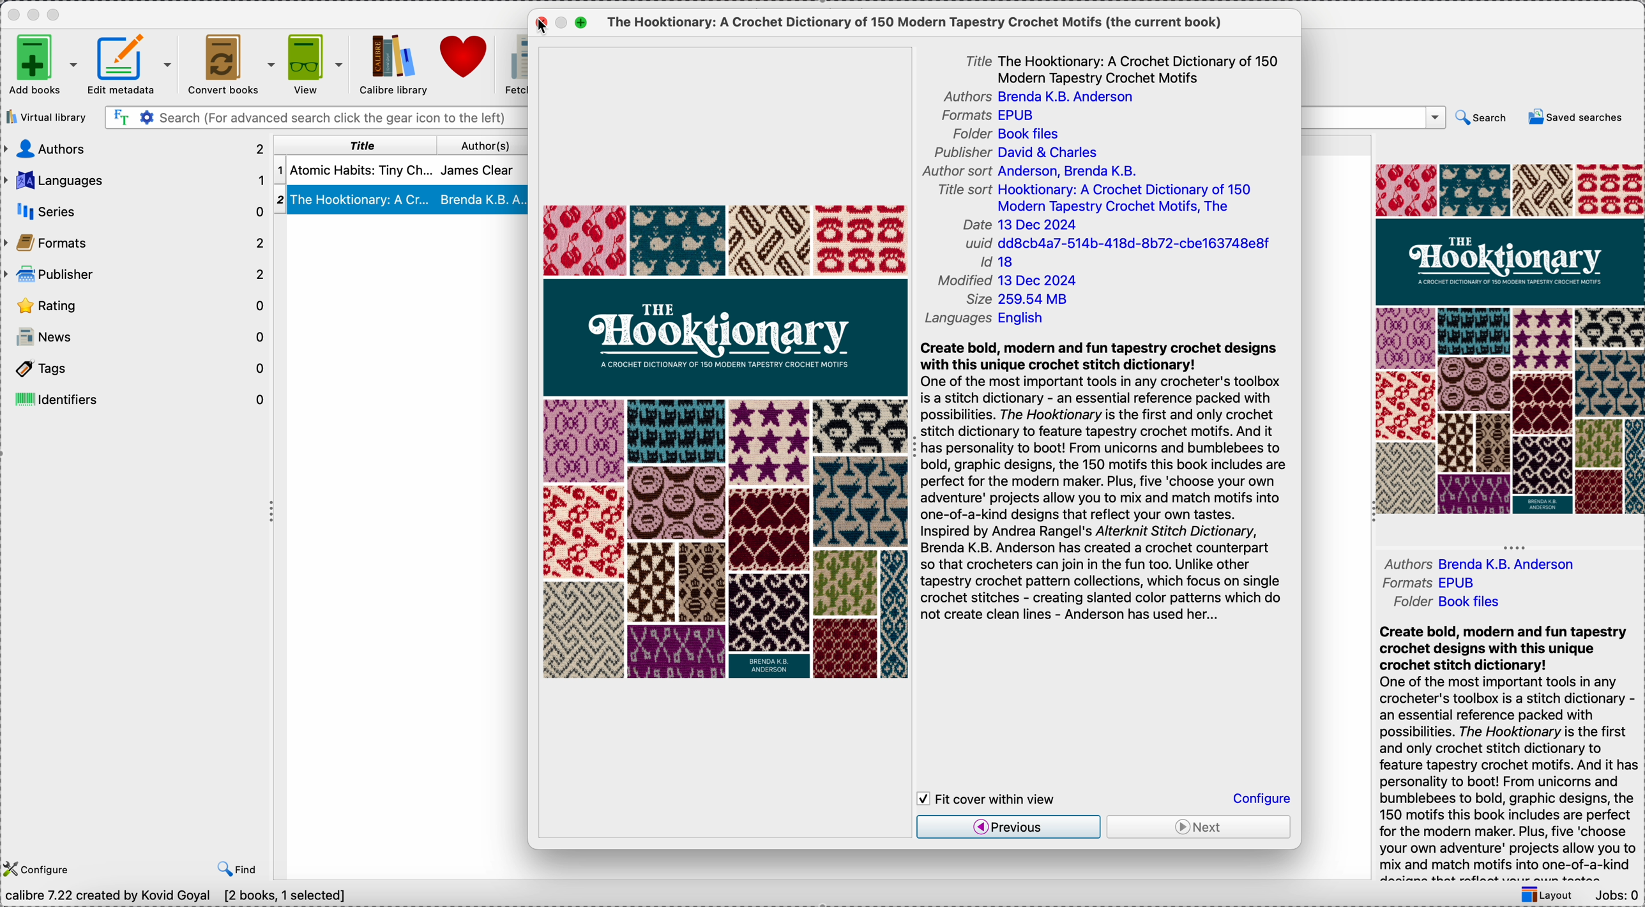  What do you see at coordinates (985, 318) in the screenshot?
I see `languages English` at bounding box center [985, 318].